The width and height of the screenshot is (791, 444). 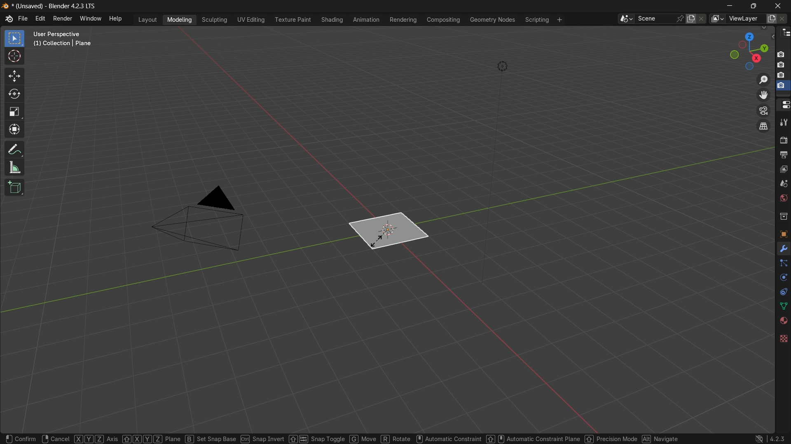 I want to click on snap invert, so click(x=281, y=436).